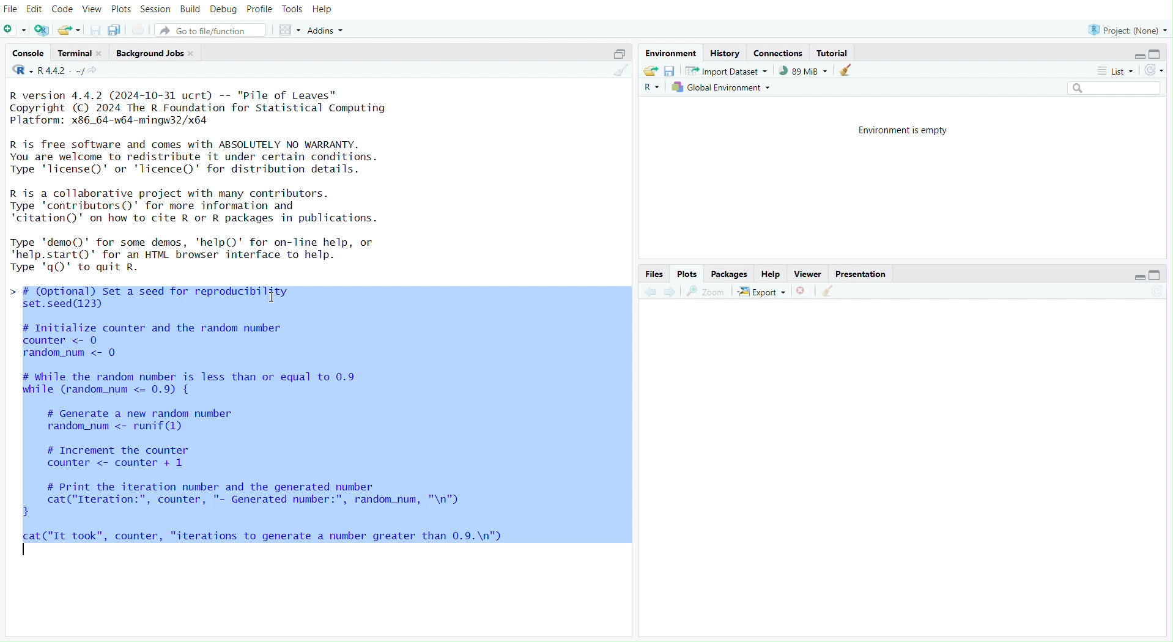 This screenshot has height=642, width=1173. What do you see at coordinates (116, 29) in the screenshot?
I see `Save all open documents (Ctrl + Alt + S)` at bounding box center [116, 29].